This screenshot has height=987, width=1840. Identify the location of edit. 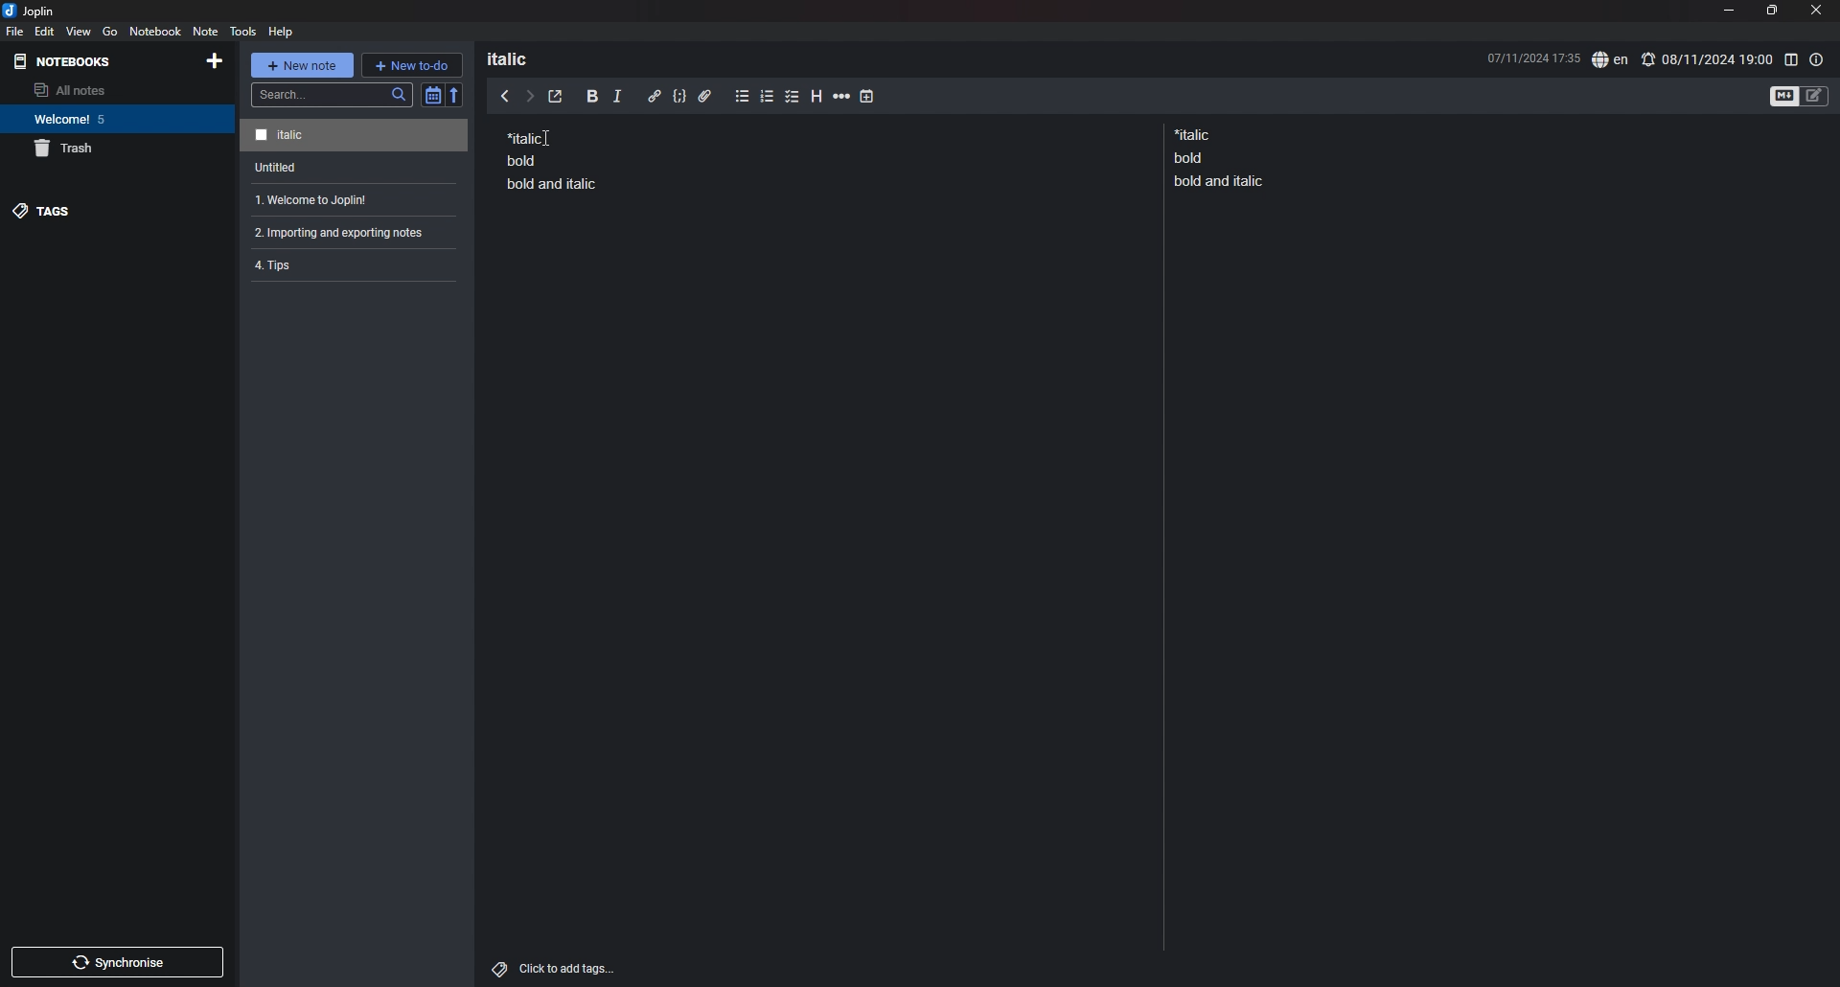
(45, 31).